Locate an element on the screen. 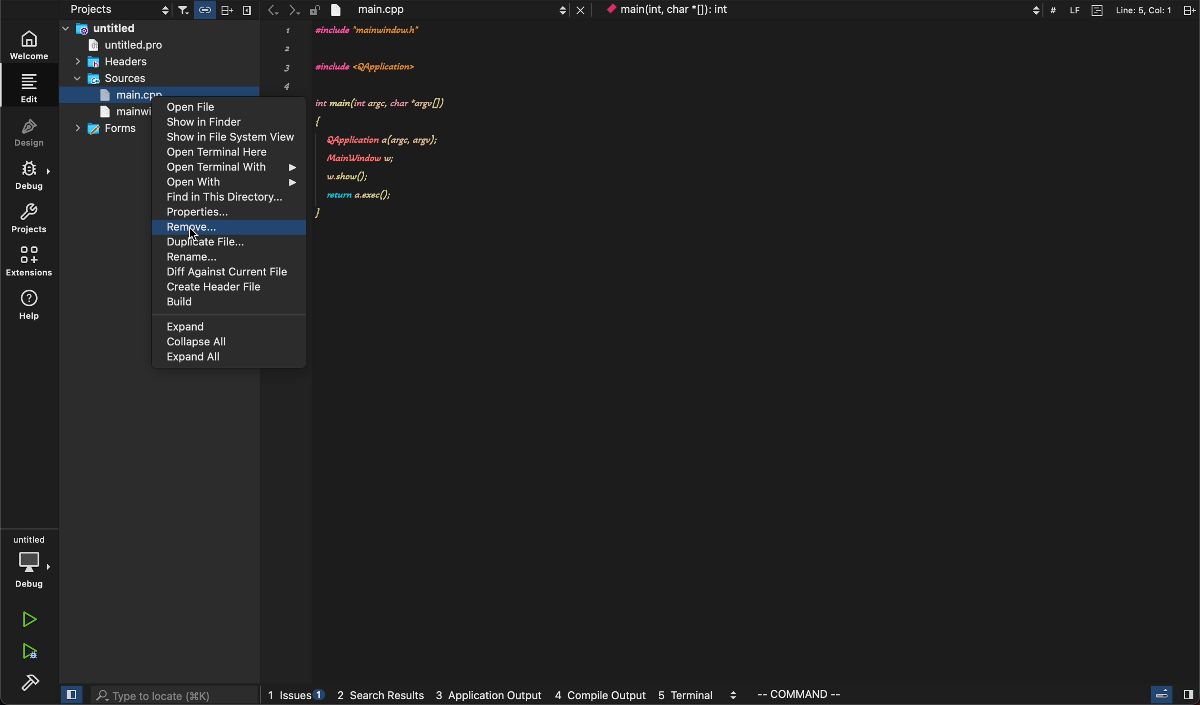 This screenshot has height=705, width=1200. show in file view is located at coordinates (230, 138).